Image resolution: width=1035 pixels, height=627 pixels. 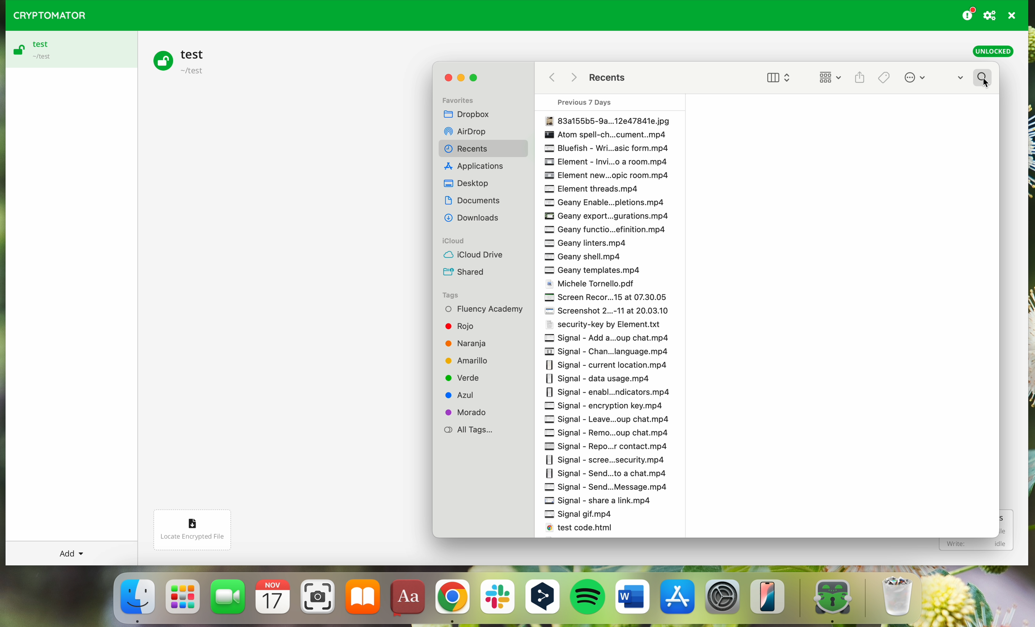 What do you see at coordinates (200, 526) in the screenshot?
I see `locate encrypted file button` at bounding box center [200, 526].